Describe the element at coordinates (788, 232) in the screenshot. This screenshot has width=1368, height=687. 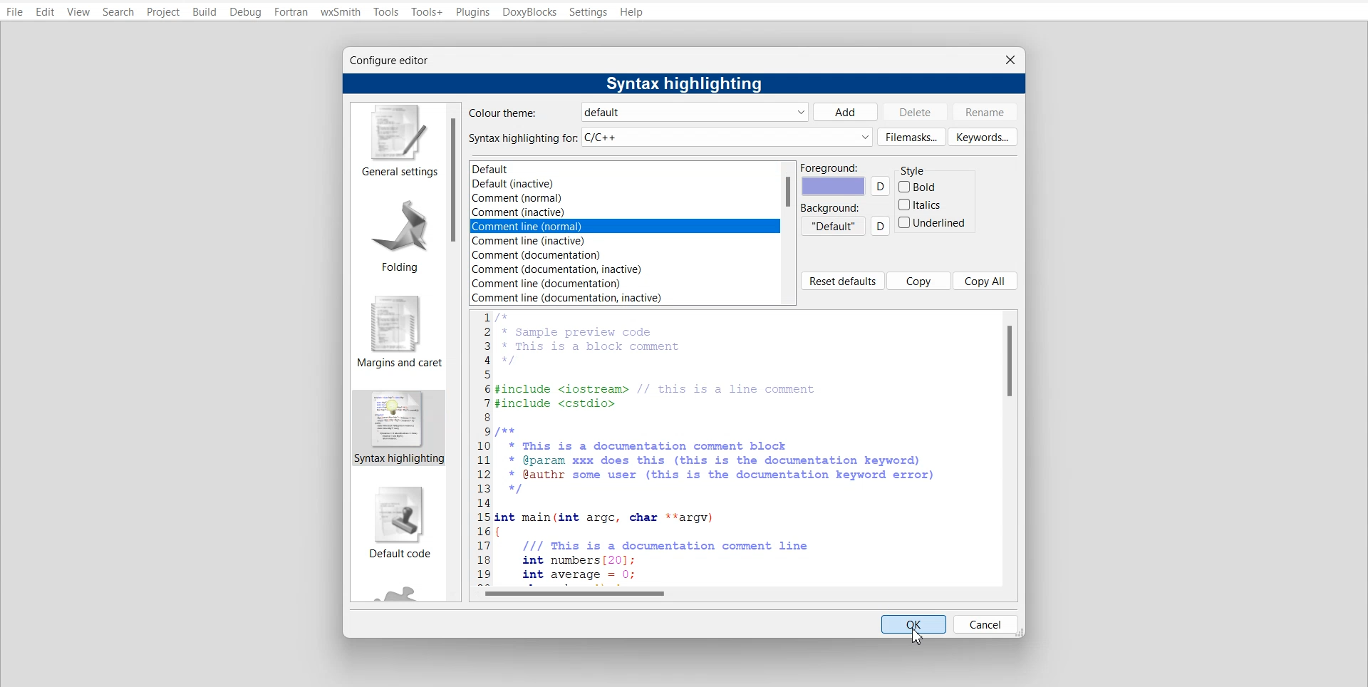
I see `Vertical scroll bar` at that location.